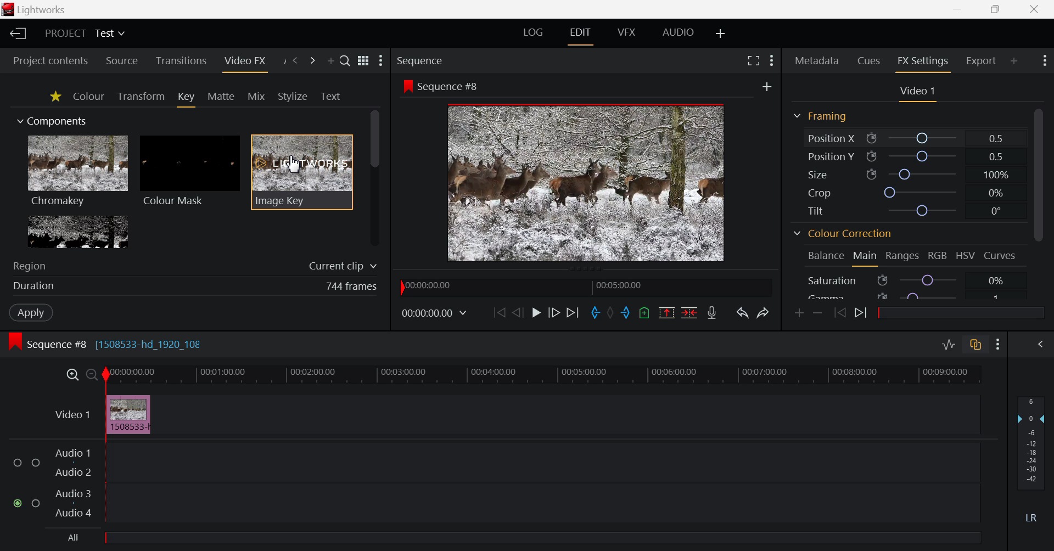 The width and height of the screenshot is (1054, 551). Describe the element at coordinates (924, 62) in the screenshot. I see `FX Settings` at that location.